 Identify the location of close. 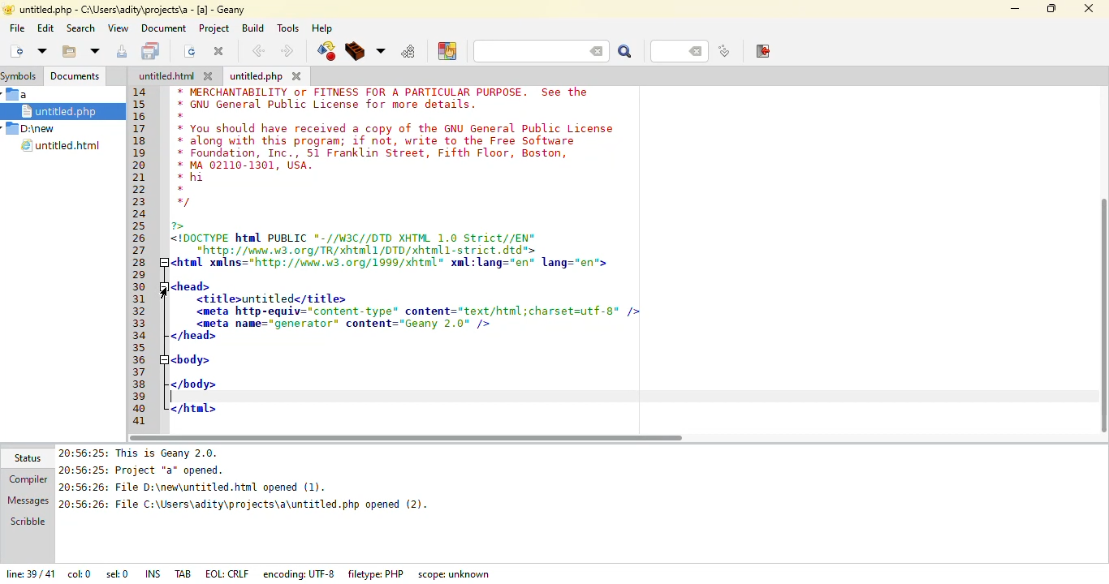
(207, 76).